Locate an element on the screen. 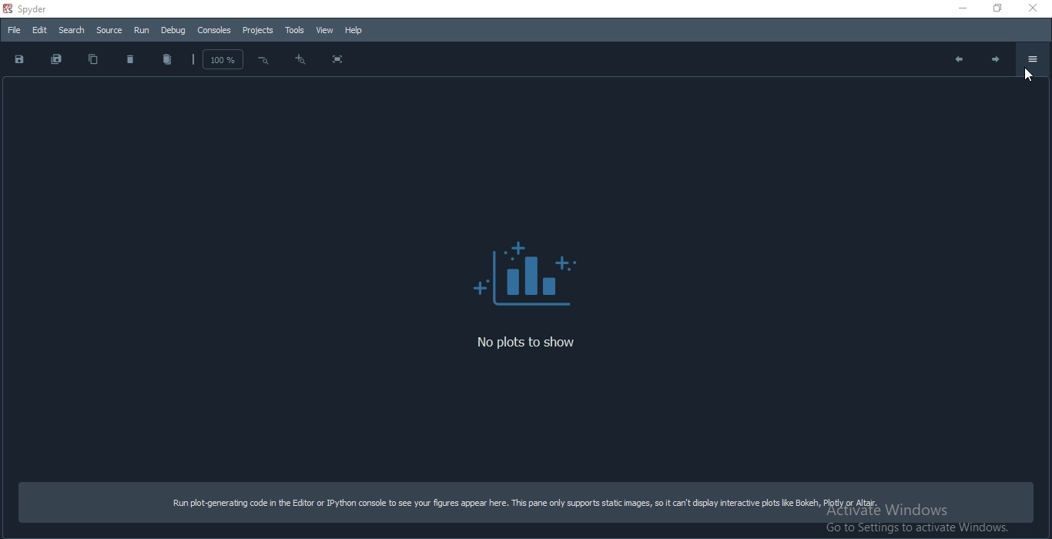 Image resolution: width=1052 pixels, height=539 pixels. View is located at coordinates (323, 31).